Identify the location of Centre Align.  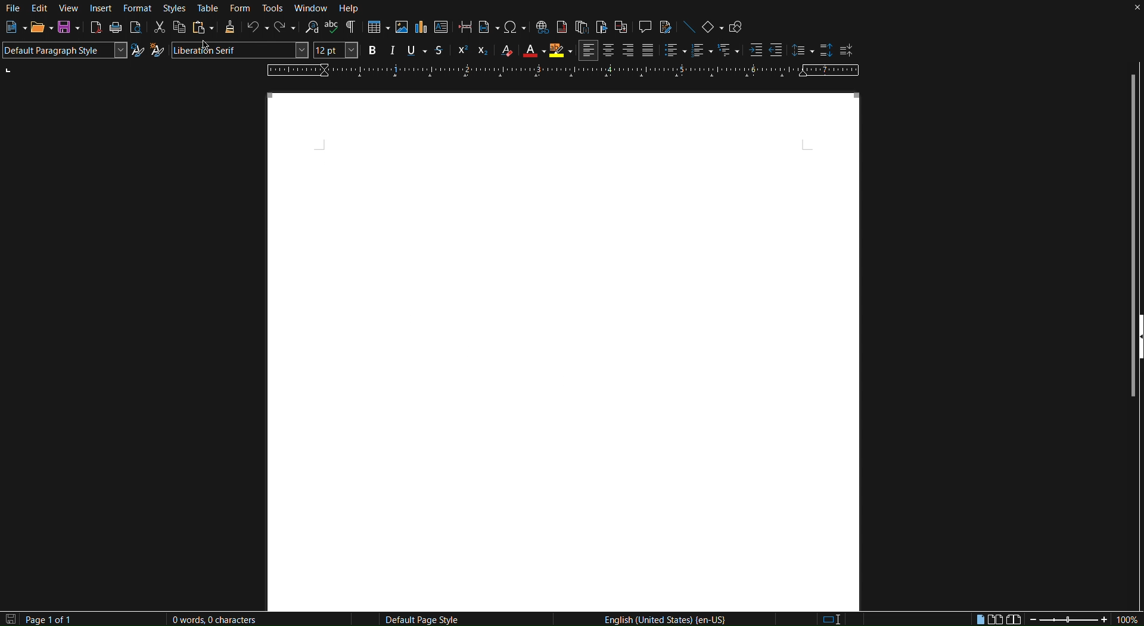
(609, 51).